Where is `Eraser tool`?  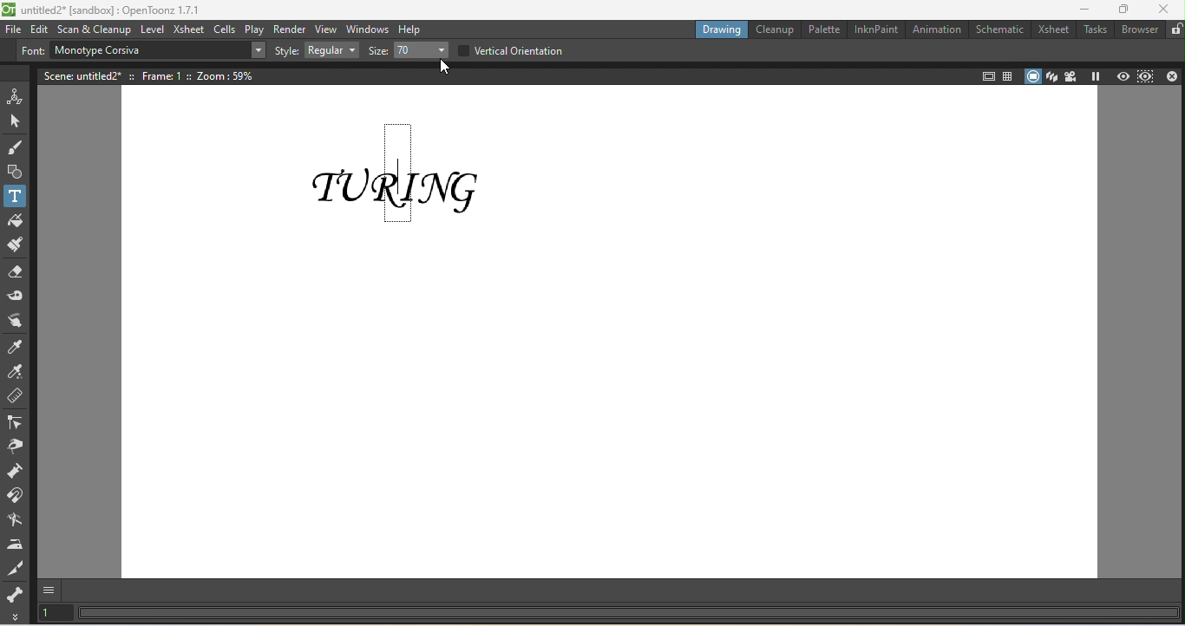 Eraser tool is located at coordinates (16, 270).